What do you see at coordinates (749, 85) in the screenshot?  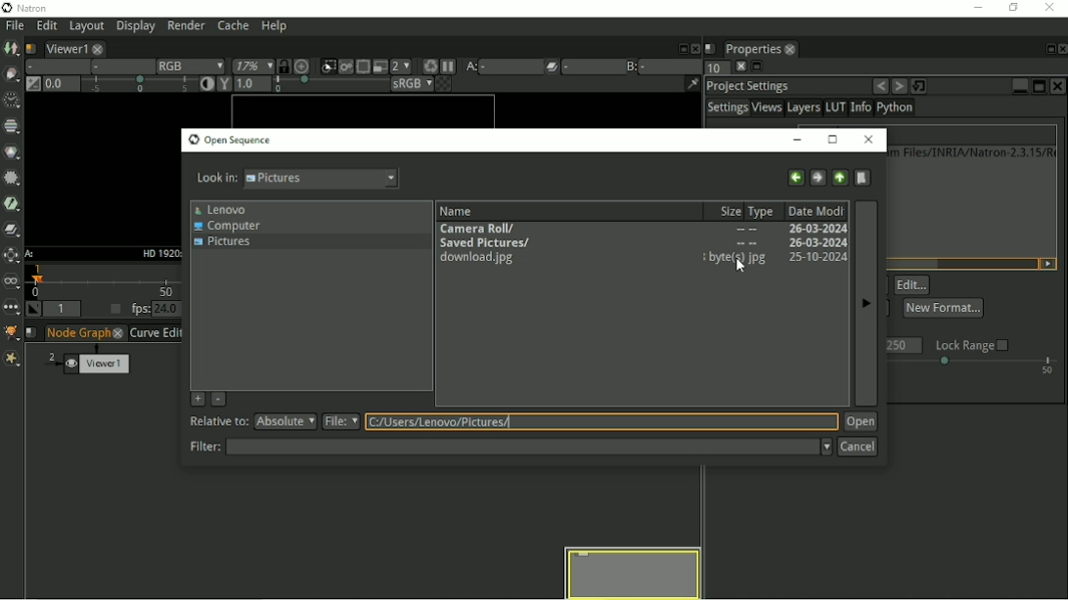 I see `Project settings` at bounding box center [749, 85].